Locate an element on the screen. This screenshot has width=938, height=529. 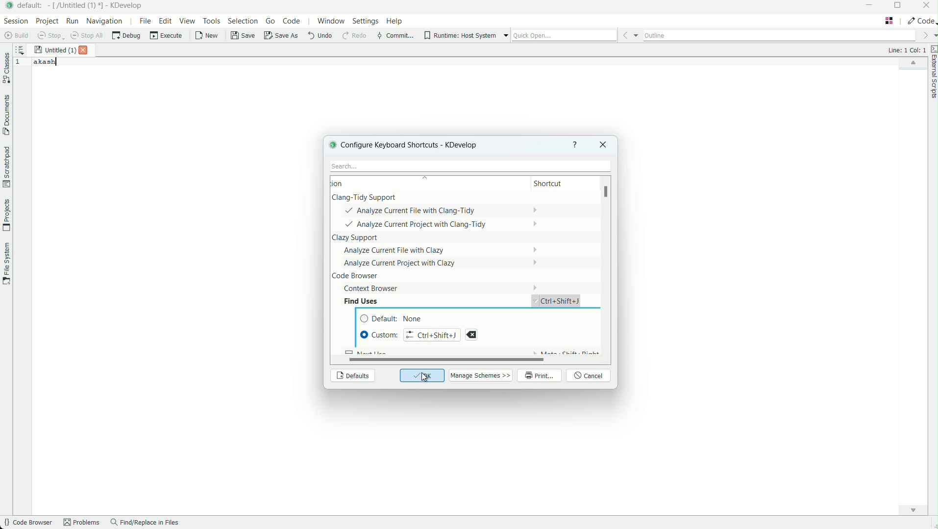
change layout is located at coordinates (889, 21).